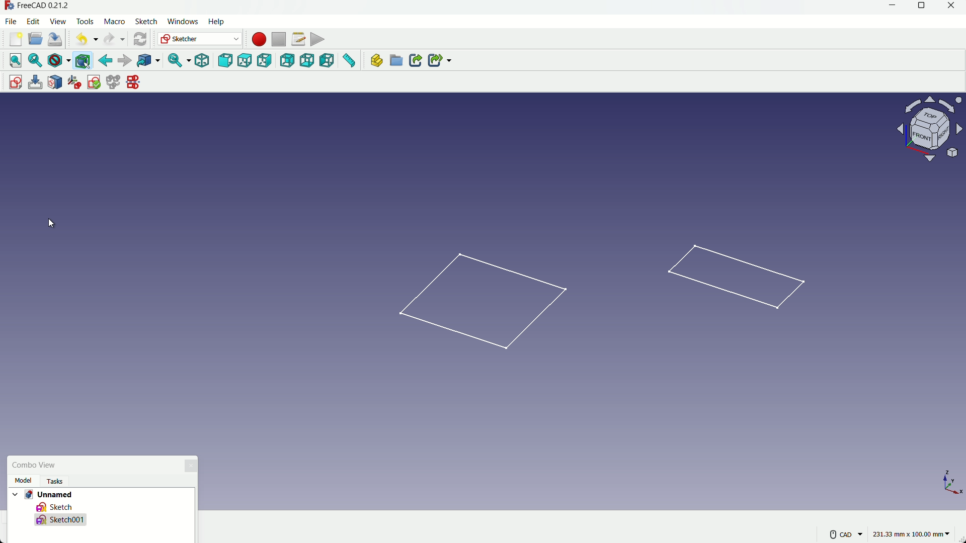 Image resolution: width=966 pixels, height=543 pixels. Describe the element at coordinates (43, 494) in the screenshot. I see `project name - Unnamed` at that location.